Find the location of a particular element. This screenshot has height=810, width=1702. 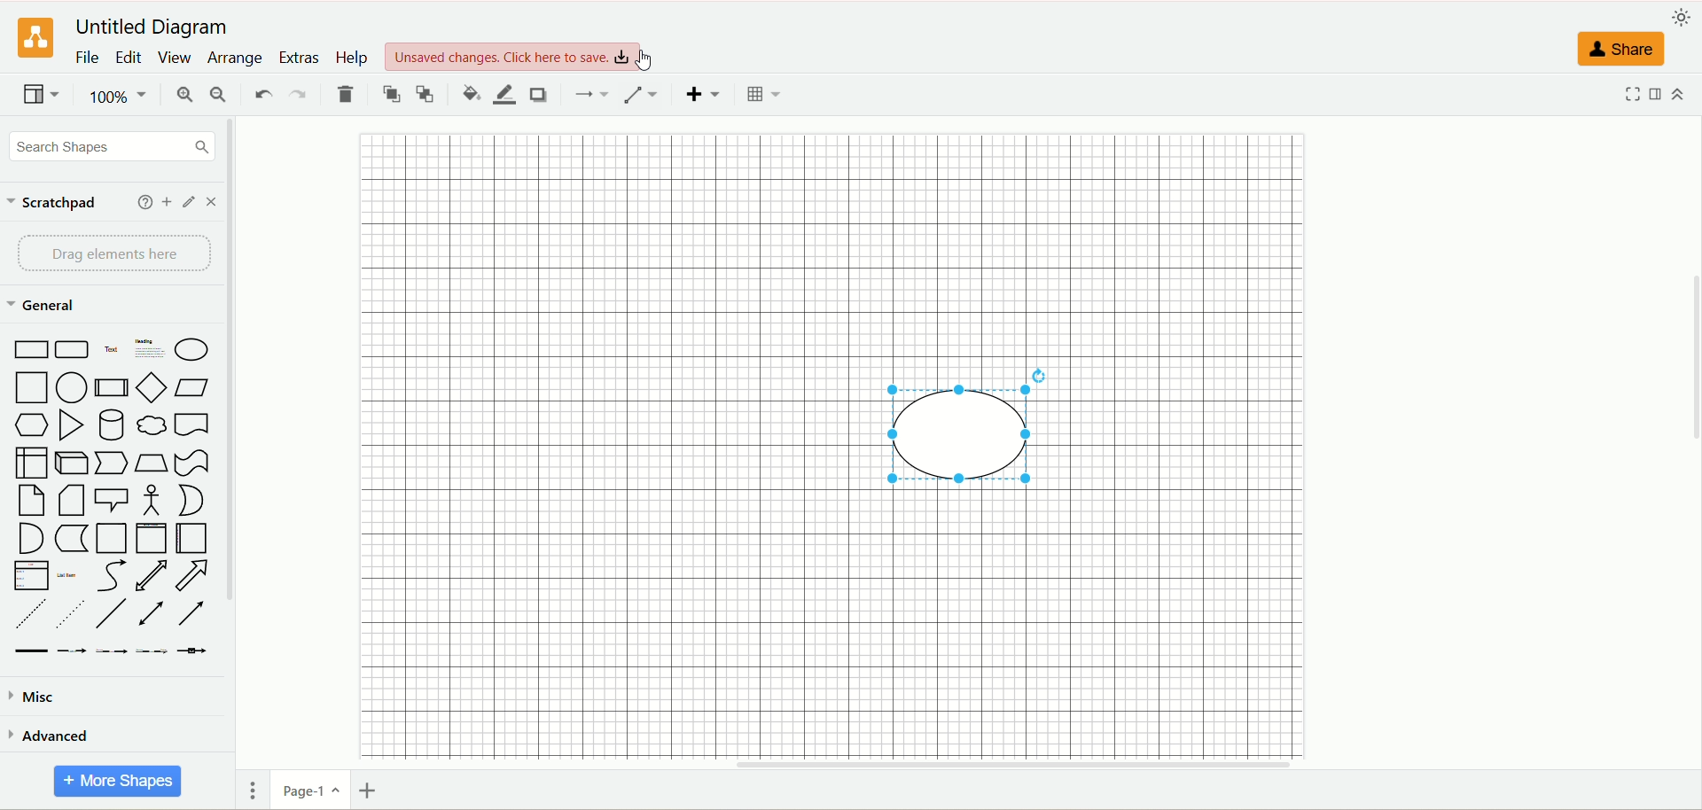

cursor is located at coordinates (650, 62).